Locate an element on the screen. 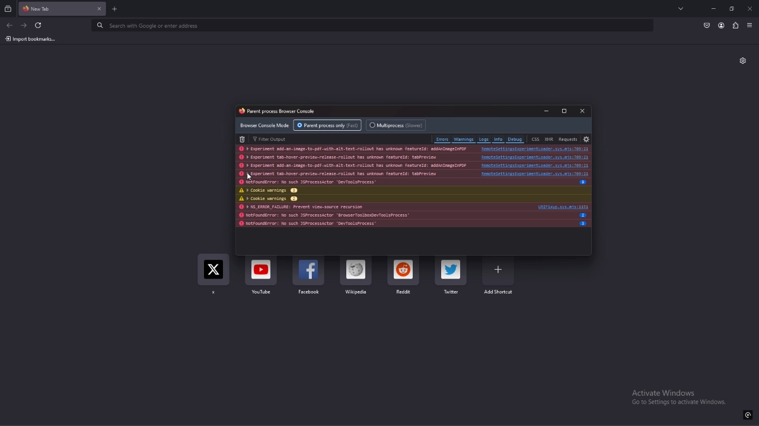  warnings is located at coordinates (464, 139).